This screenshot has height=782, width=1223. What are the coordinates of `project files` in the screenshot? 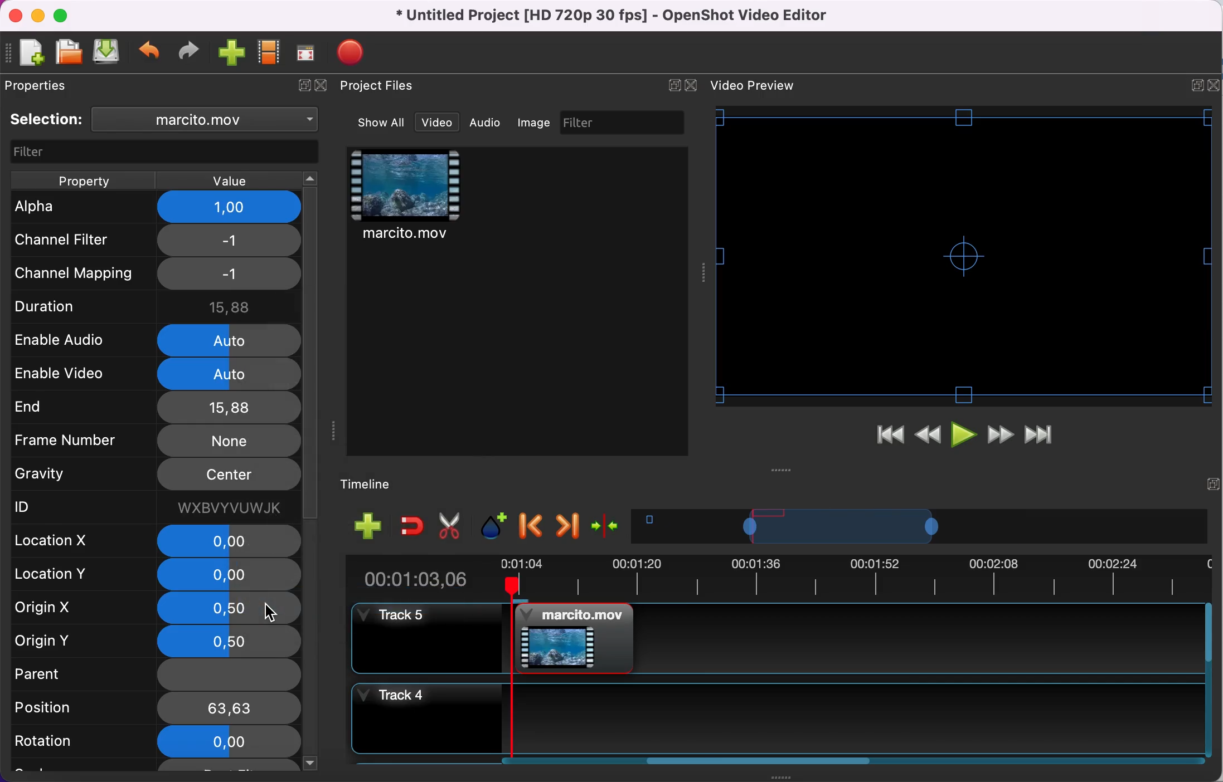 It's located at (379, 86).